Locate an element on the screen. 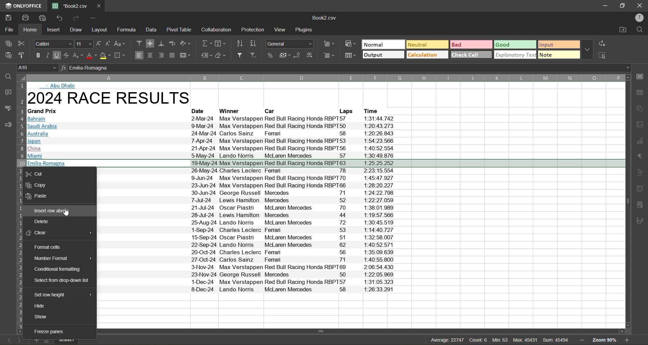 The image size is (648, 345). output is located at coordinates (383, 55).